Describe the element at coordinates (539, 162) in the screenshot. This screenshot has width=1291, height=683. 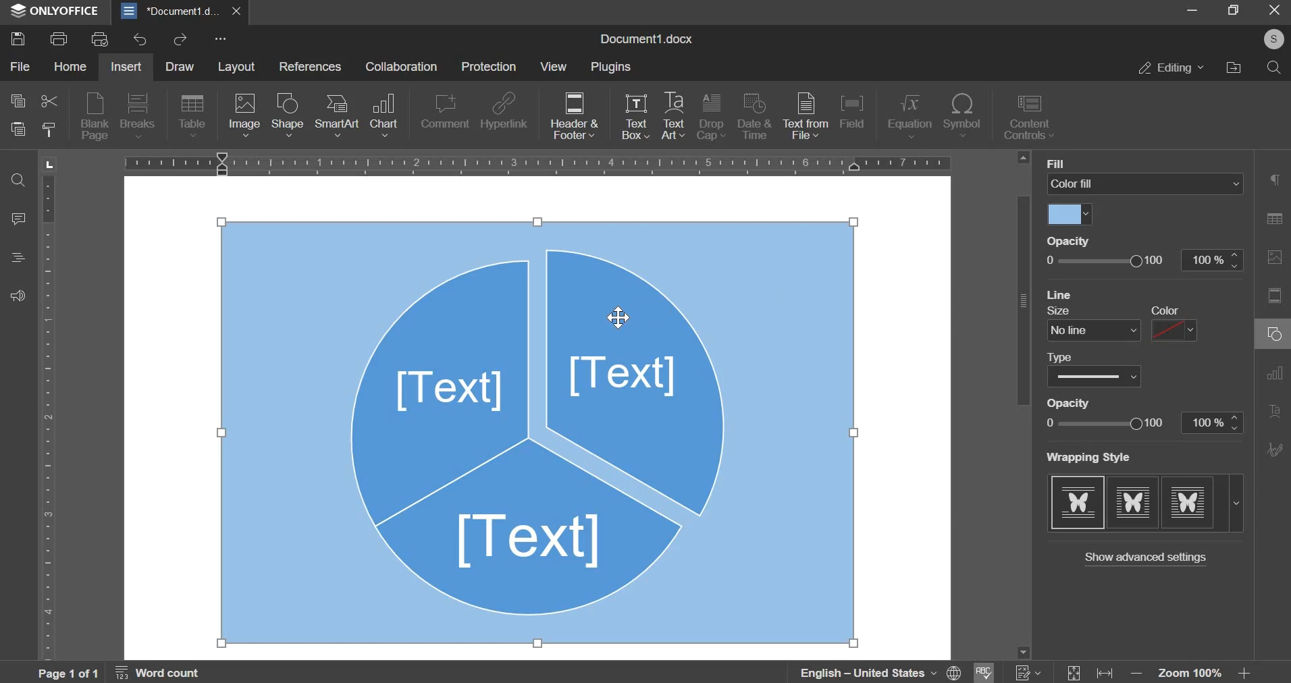
I see `horizontal scale` at that location.